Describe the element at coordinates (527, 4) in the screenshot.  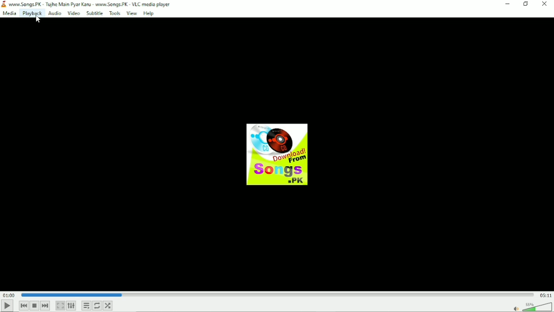
I see `Restore down` at that location.